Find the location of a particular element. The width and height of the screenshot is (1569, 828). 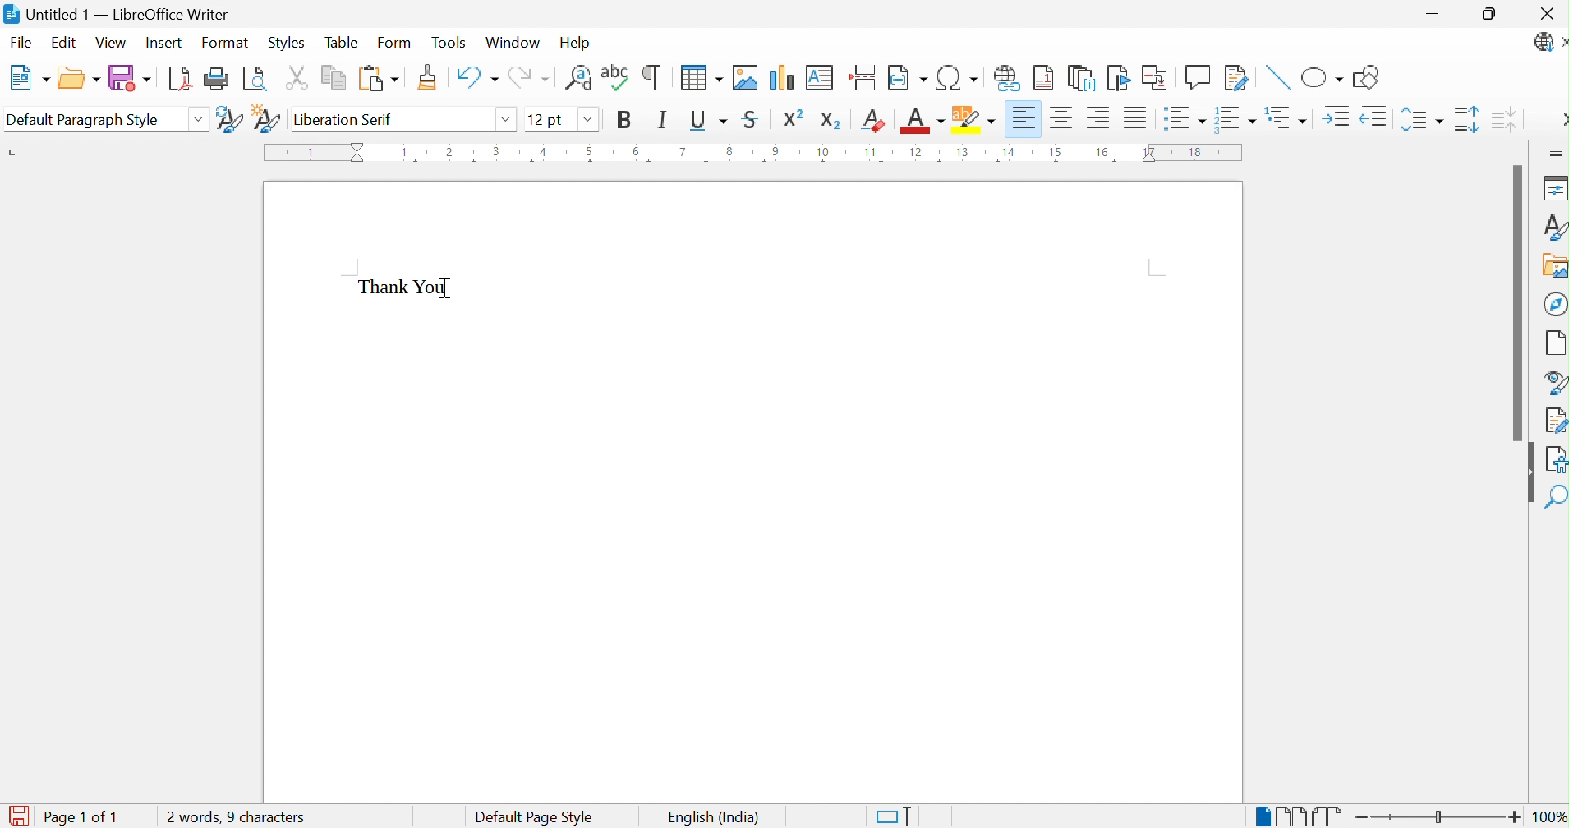

New Style from Selection is located at coordinates (266, 117).